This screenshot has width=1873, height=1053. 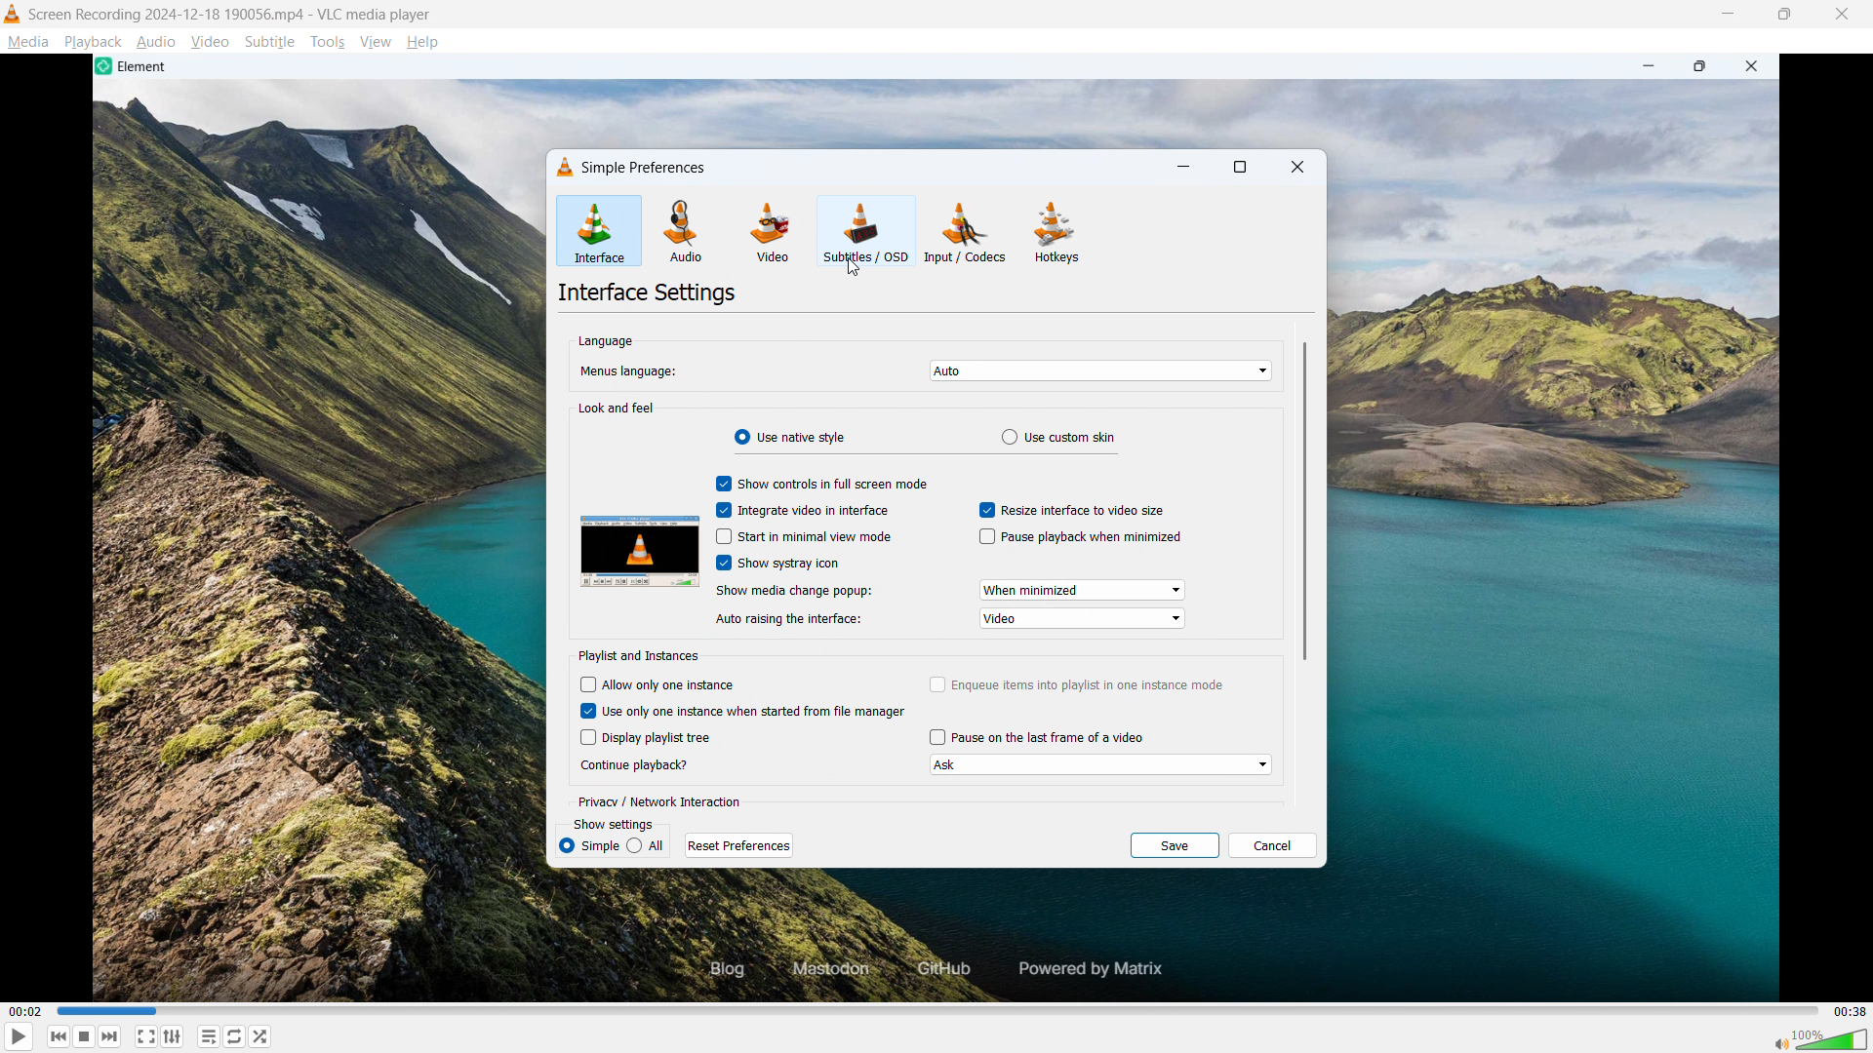 What do you see at coordinates (756, 710) in the screenshot?
I see `use only one instance when started from file manager ` at bounding box center [756, 710].